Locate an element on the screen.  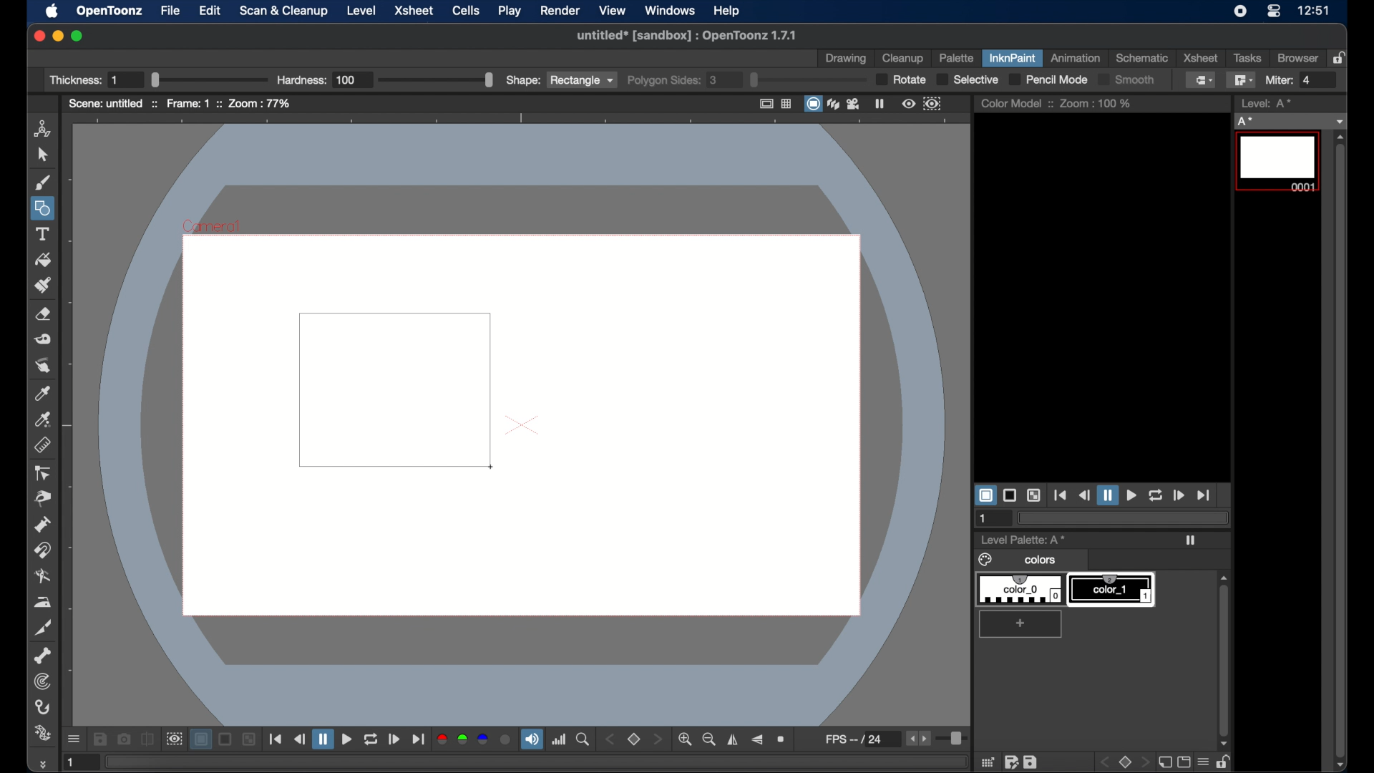
black background is located at coordinates (226, 739).